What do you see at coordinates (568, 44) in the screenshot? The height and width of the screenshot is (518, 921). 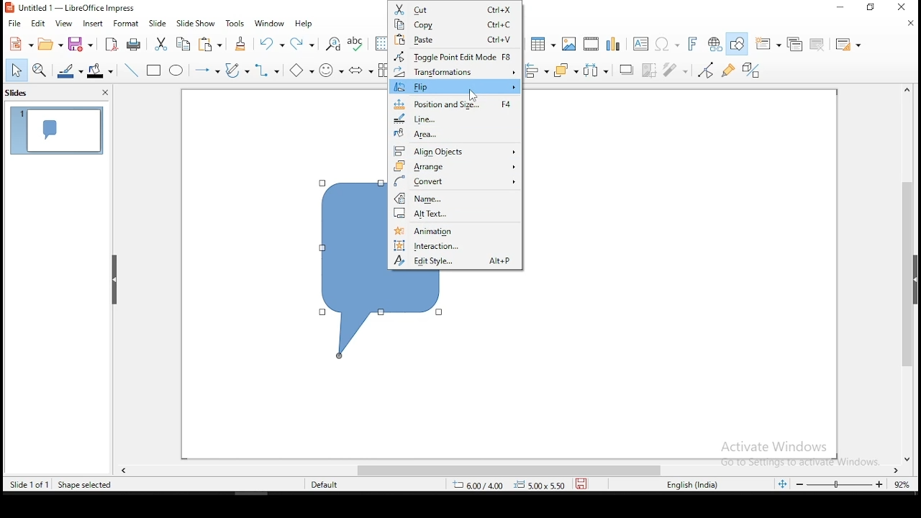 I see `image` at bounding box center [568, 44].